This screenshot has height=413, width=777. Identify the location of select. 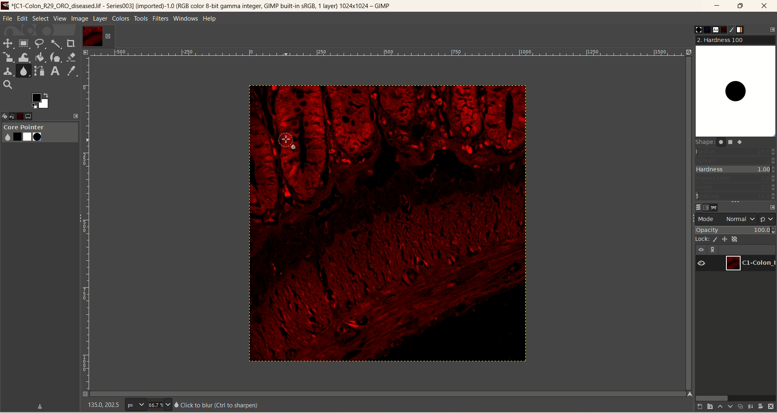
(40, 19).